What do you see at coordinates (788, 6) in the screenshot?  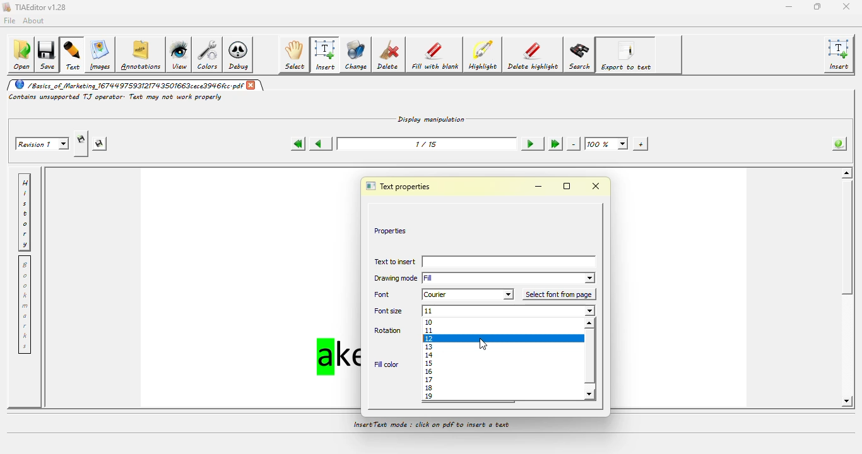 I see `minimize` at bounding box center [788, 6].